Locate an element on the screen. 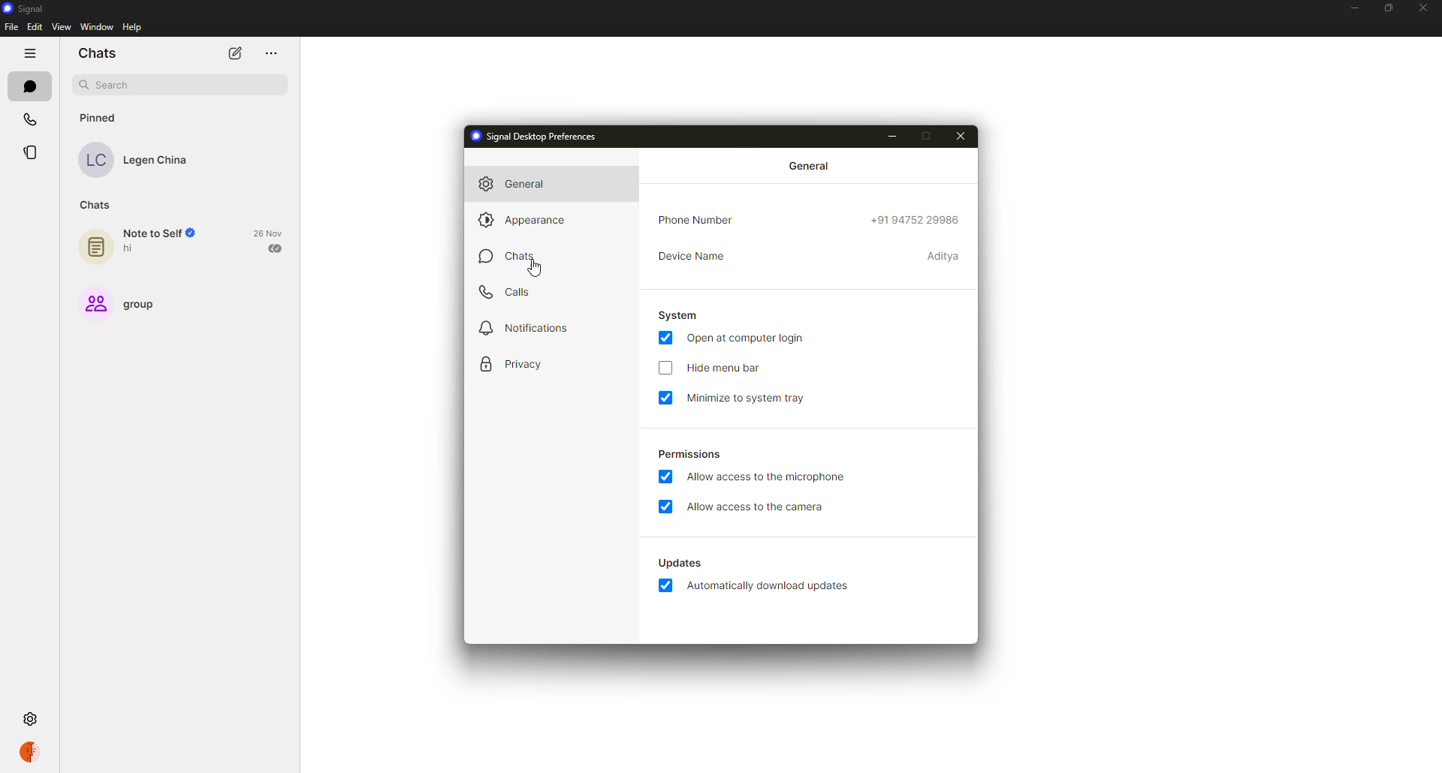  chats is located at coordinates (29, 86).